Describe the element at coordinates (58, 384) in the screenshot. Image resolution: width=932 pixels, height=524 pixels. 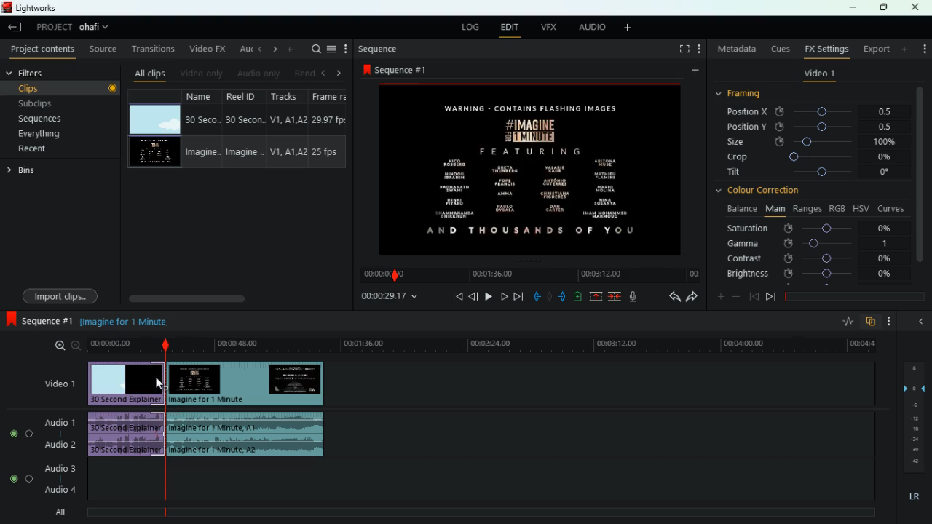
I see `video 1` at that location.